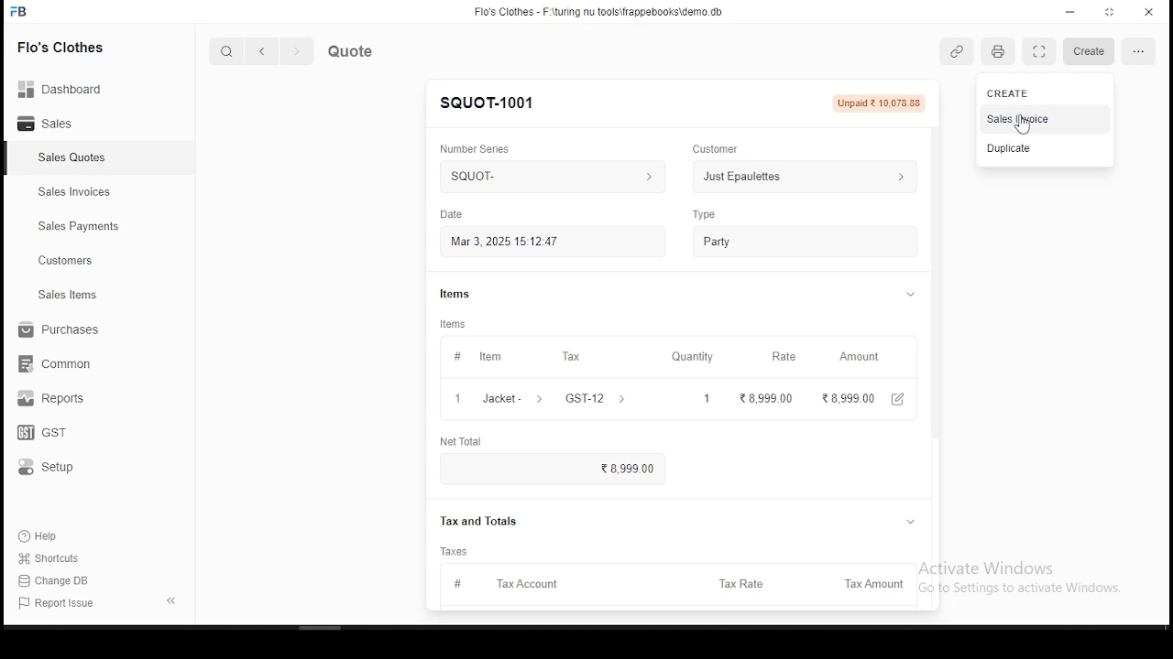 The image size is (1173, 659). Describe the element at coordinates (59, 331) in the screenshot. I see `purchases` at that location.